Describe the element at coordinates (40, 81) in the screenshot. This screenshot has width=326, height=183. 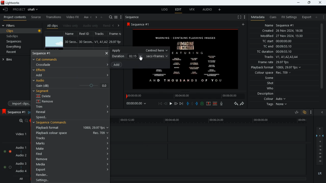
I see `audio` at that location.